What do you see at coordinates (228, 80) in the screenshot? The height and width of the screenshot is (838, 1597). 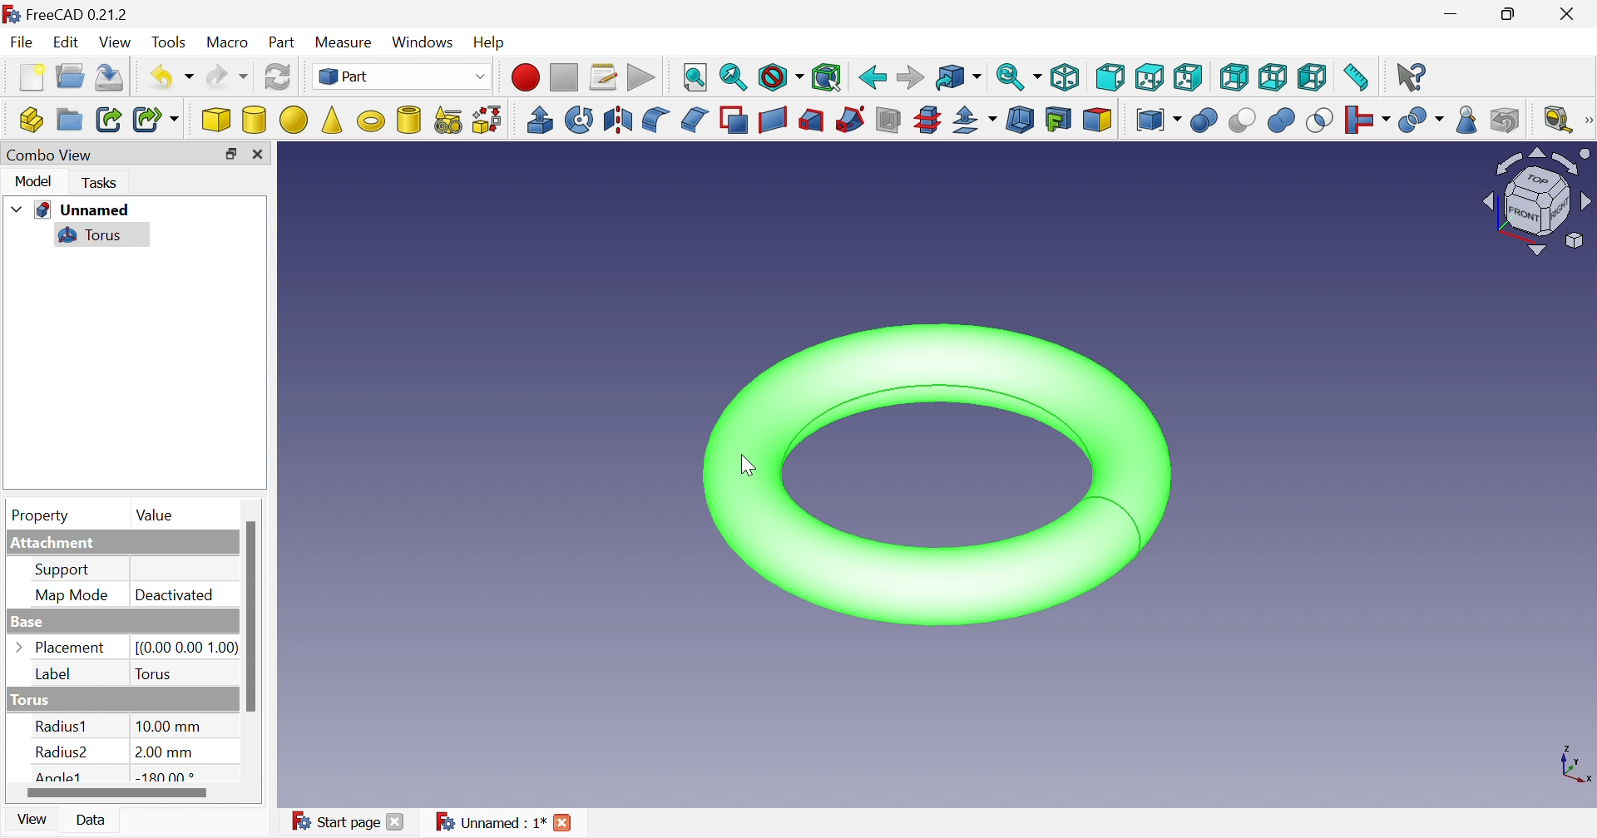 I see `Redo` at bounding box center [228, 80].